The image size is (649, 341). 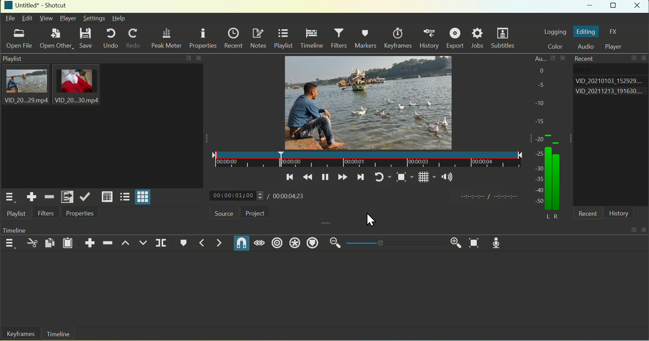 I want to click on Edit, so click(x=28, y=18).